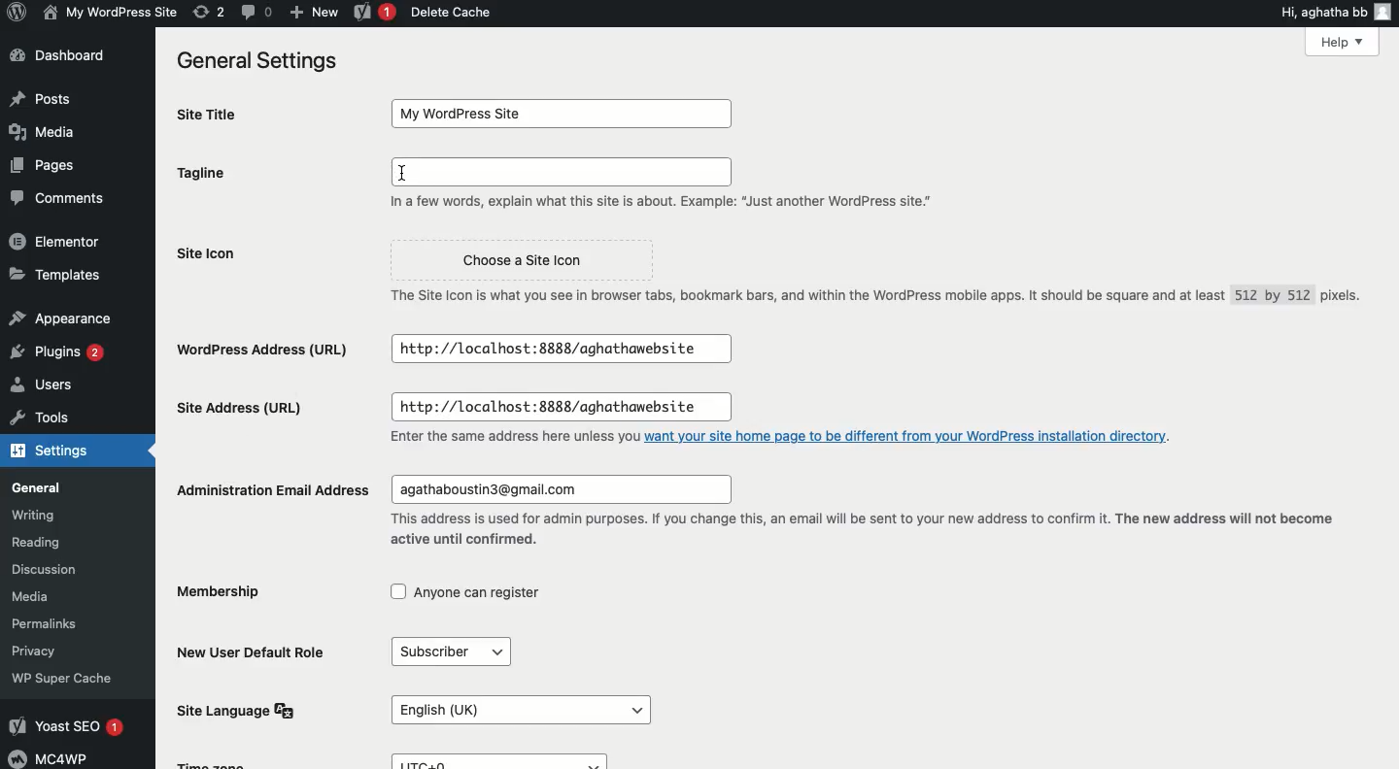 The image size is (1399, 769). I want to click on want your site home page to be different from your WordPress installation directory., so click(912, 435).